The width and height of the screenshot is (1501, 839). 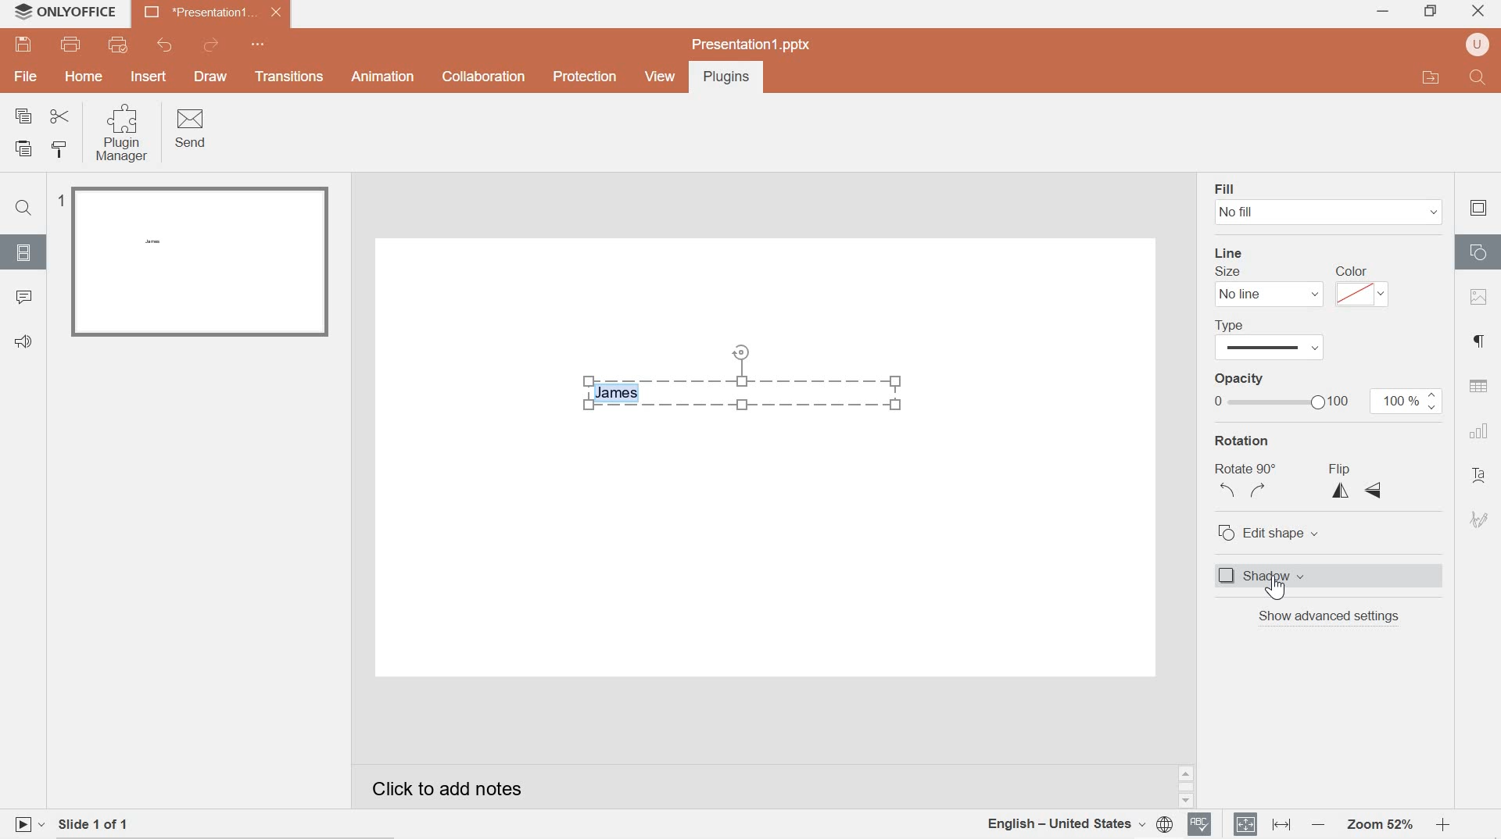 What do you see at coordinates (584, 77) in the screenshot?
I see `Protection` at bounding box center [584, 77].